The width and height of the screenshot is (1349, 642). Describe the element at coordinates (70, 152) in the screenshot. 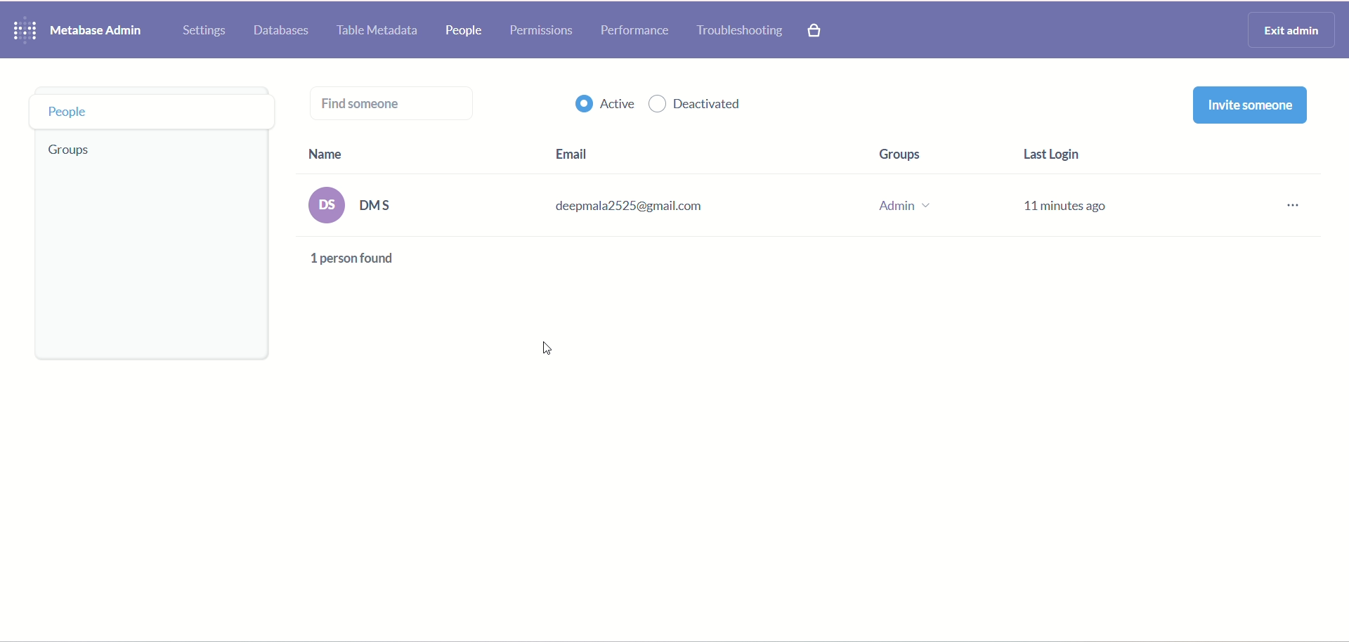

I see `groups` at that location.